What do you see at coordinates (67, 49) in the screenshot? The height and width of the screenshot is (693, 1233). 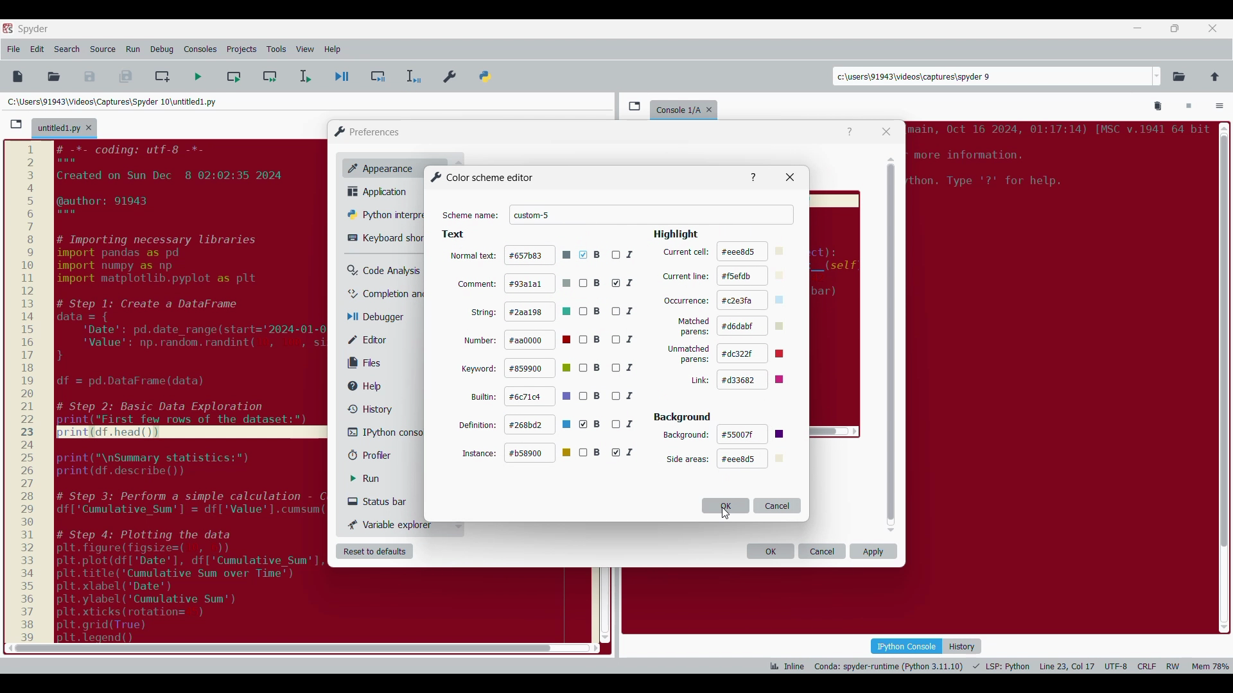 I see `Search menu` at bounding box center [67, 49].